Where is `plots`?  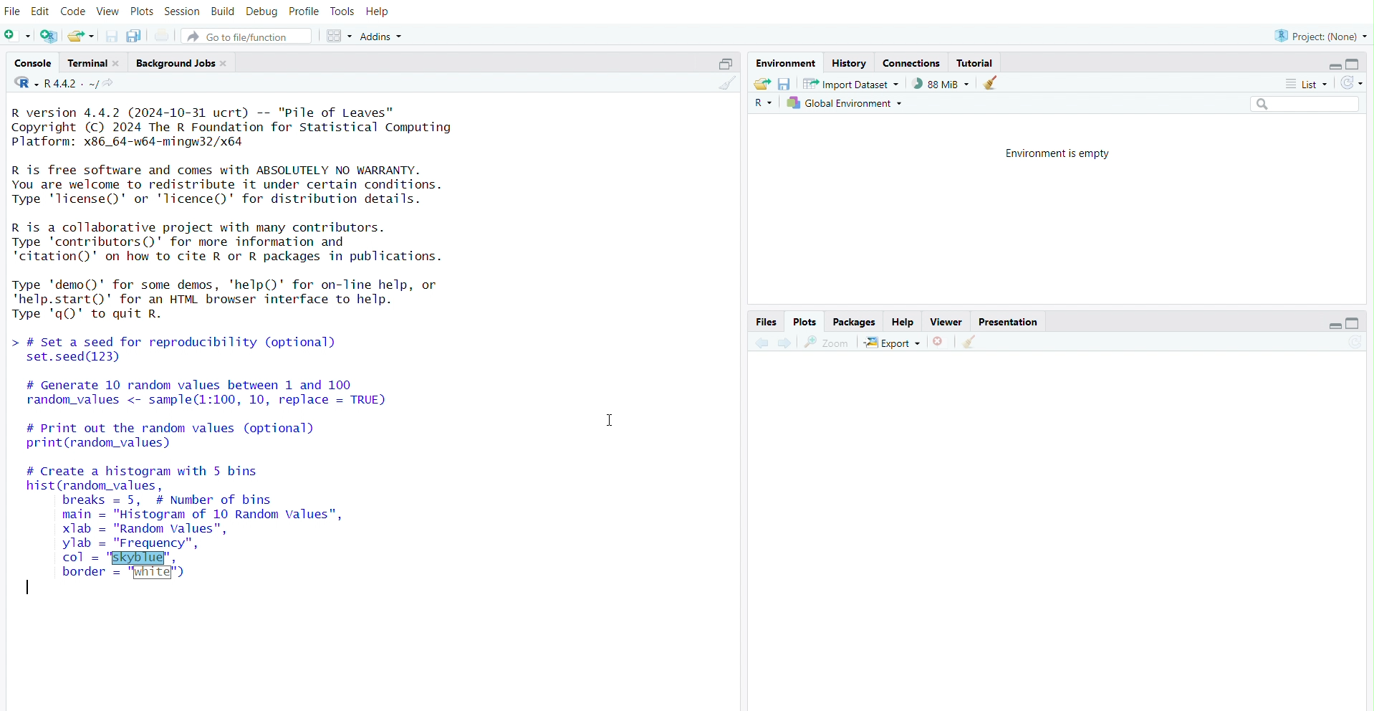
plots is located at coordinates (806, 322).